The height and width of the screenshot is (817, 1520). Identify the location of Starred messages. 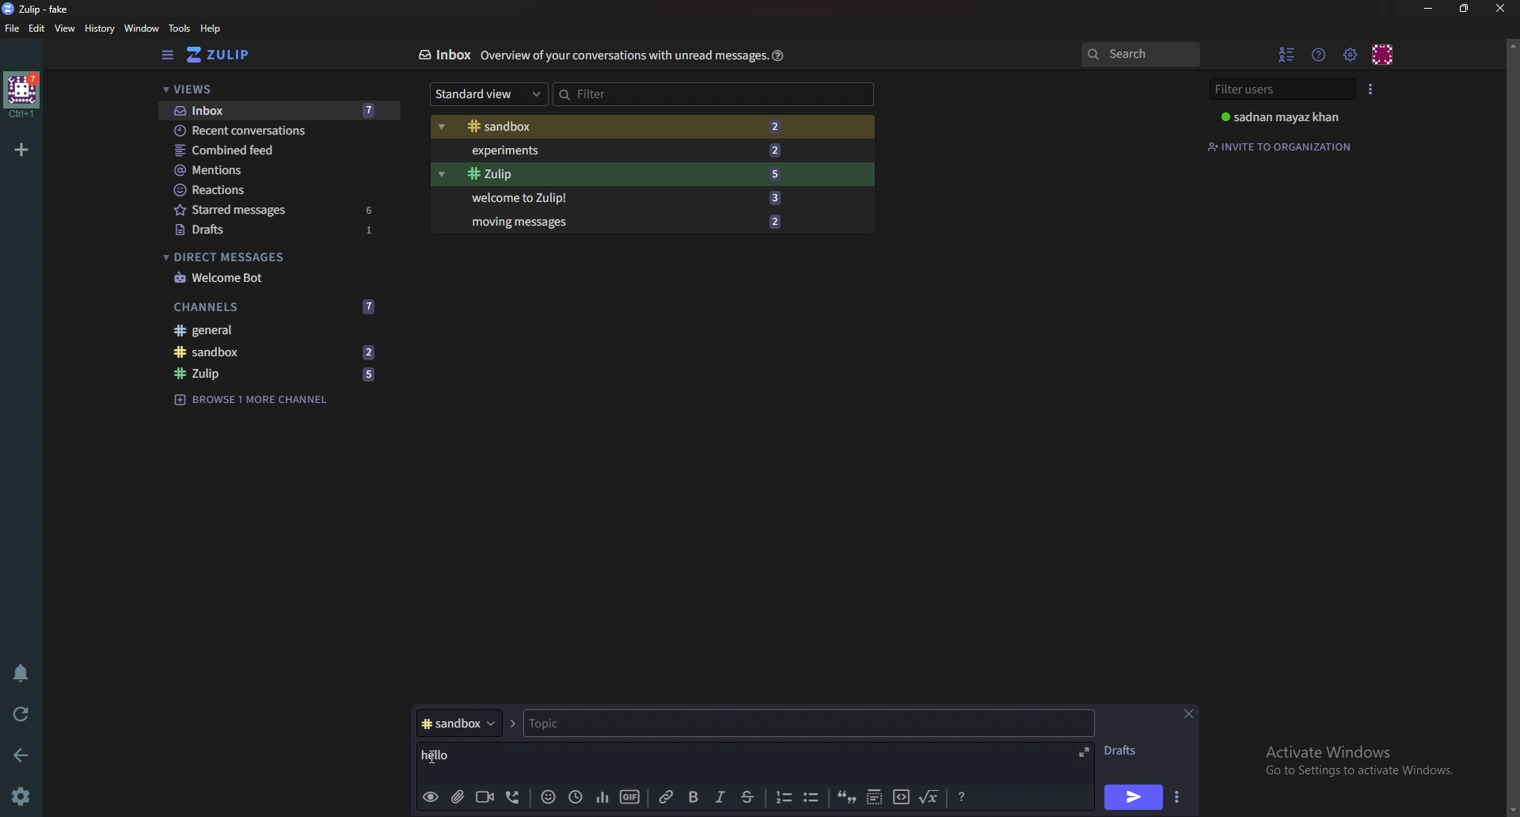
(278, 208).